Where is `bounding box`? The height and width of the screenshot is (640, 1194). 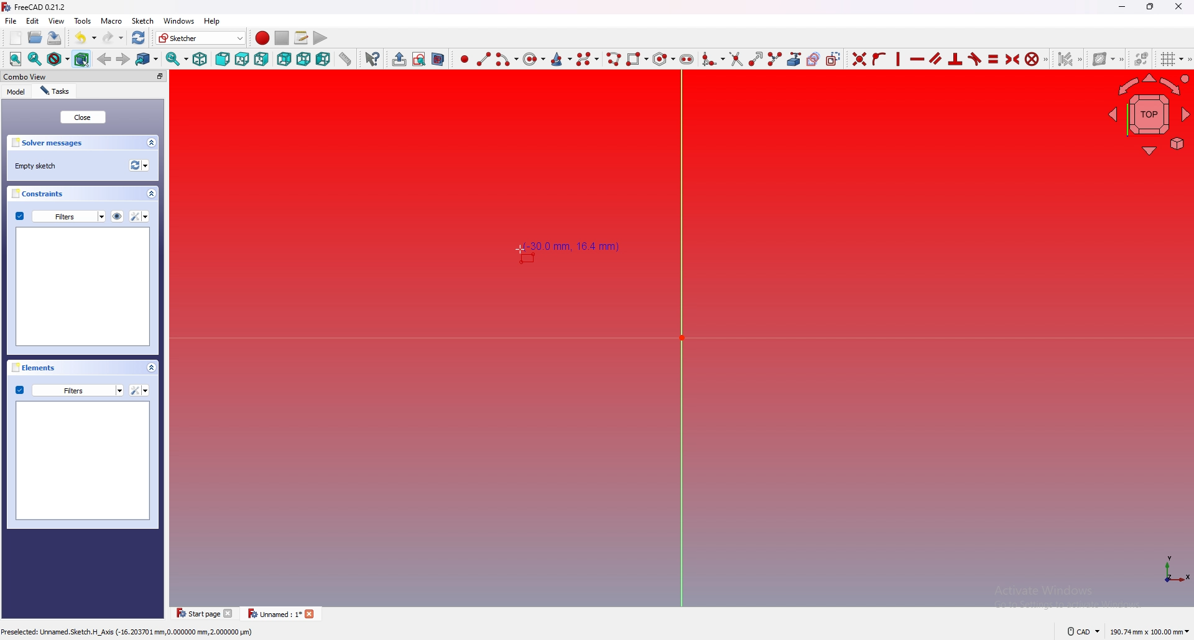
bounding box is located at coordinates (82, 59).